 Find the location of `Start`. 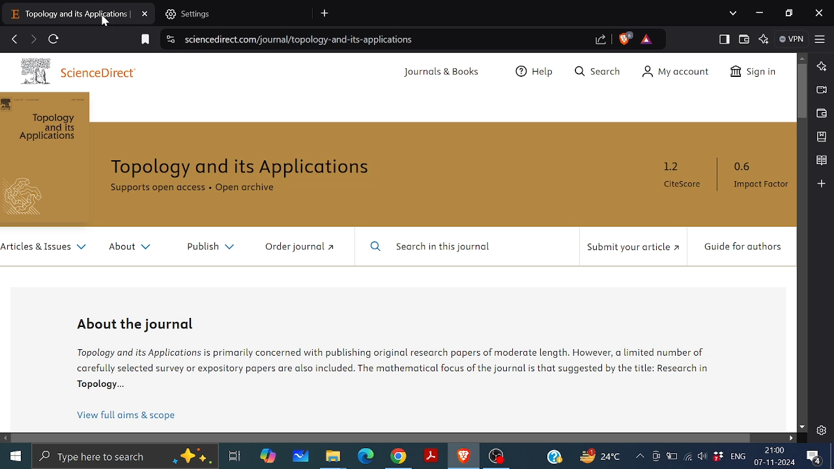

Start is located at coordinates (16, 457).